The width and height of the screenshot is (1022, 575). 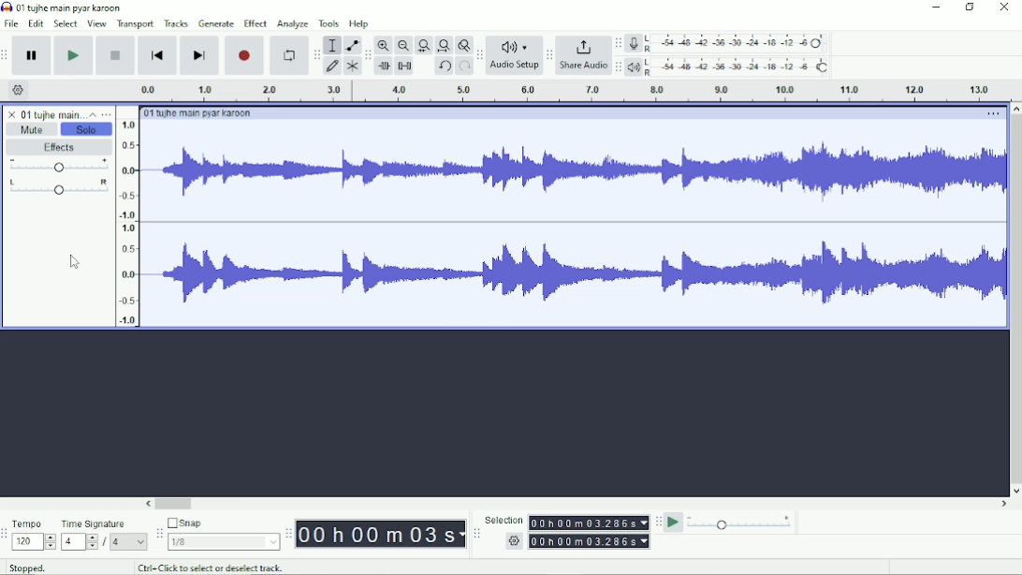 What do you see at coordinates (29, 568) in the screenshot?
I see `Stopped` at bounding box center [29, 568].